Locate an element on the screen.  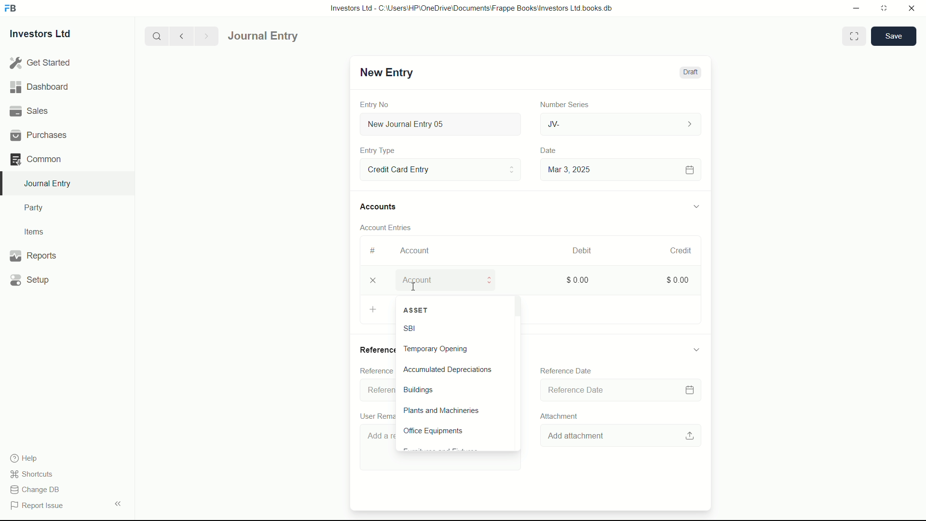
SBI is located at coordinates (440, 329).